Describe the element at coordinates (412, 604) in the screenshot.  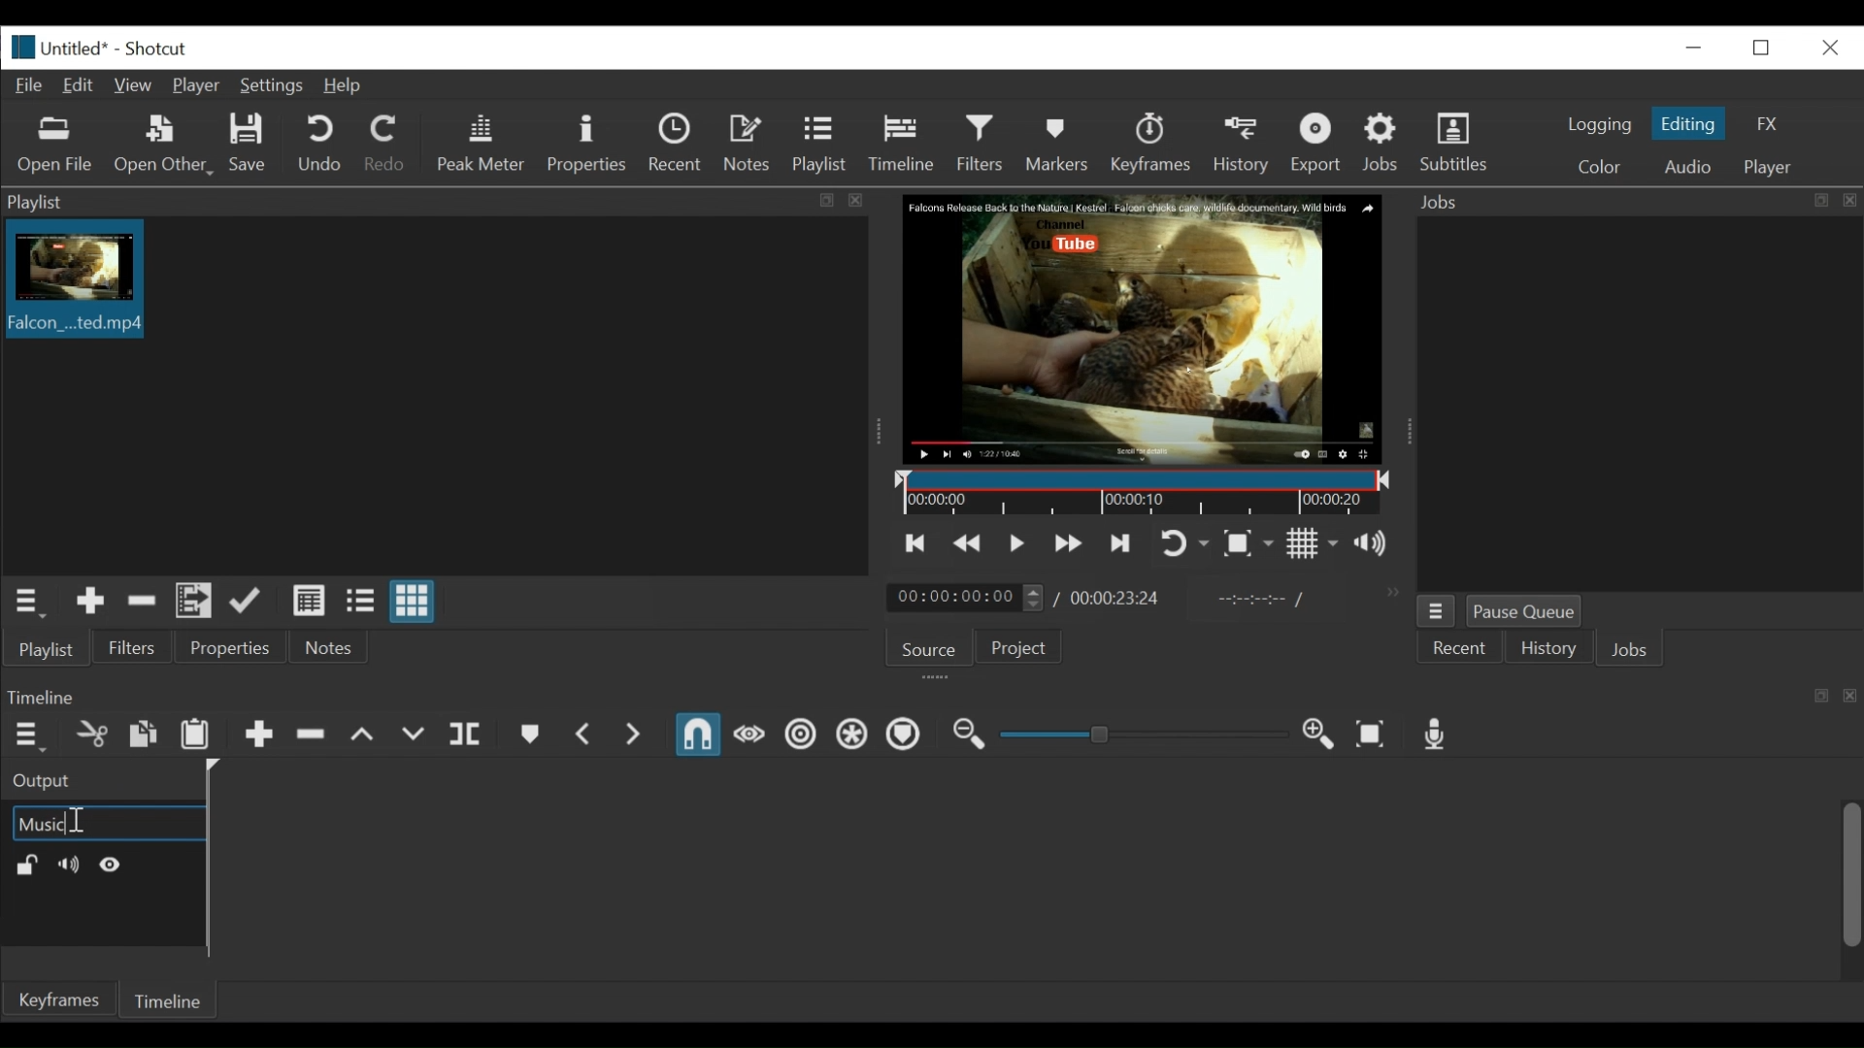
I see `View as icons` at that location.